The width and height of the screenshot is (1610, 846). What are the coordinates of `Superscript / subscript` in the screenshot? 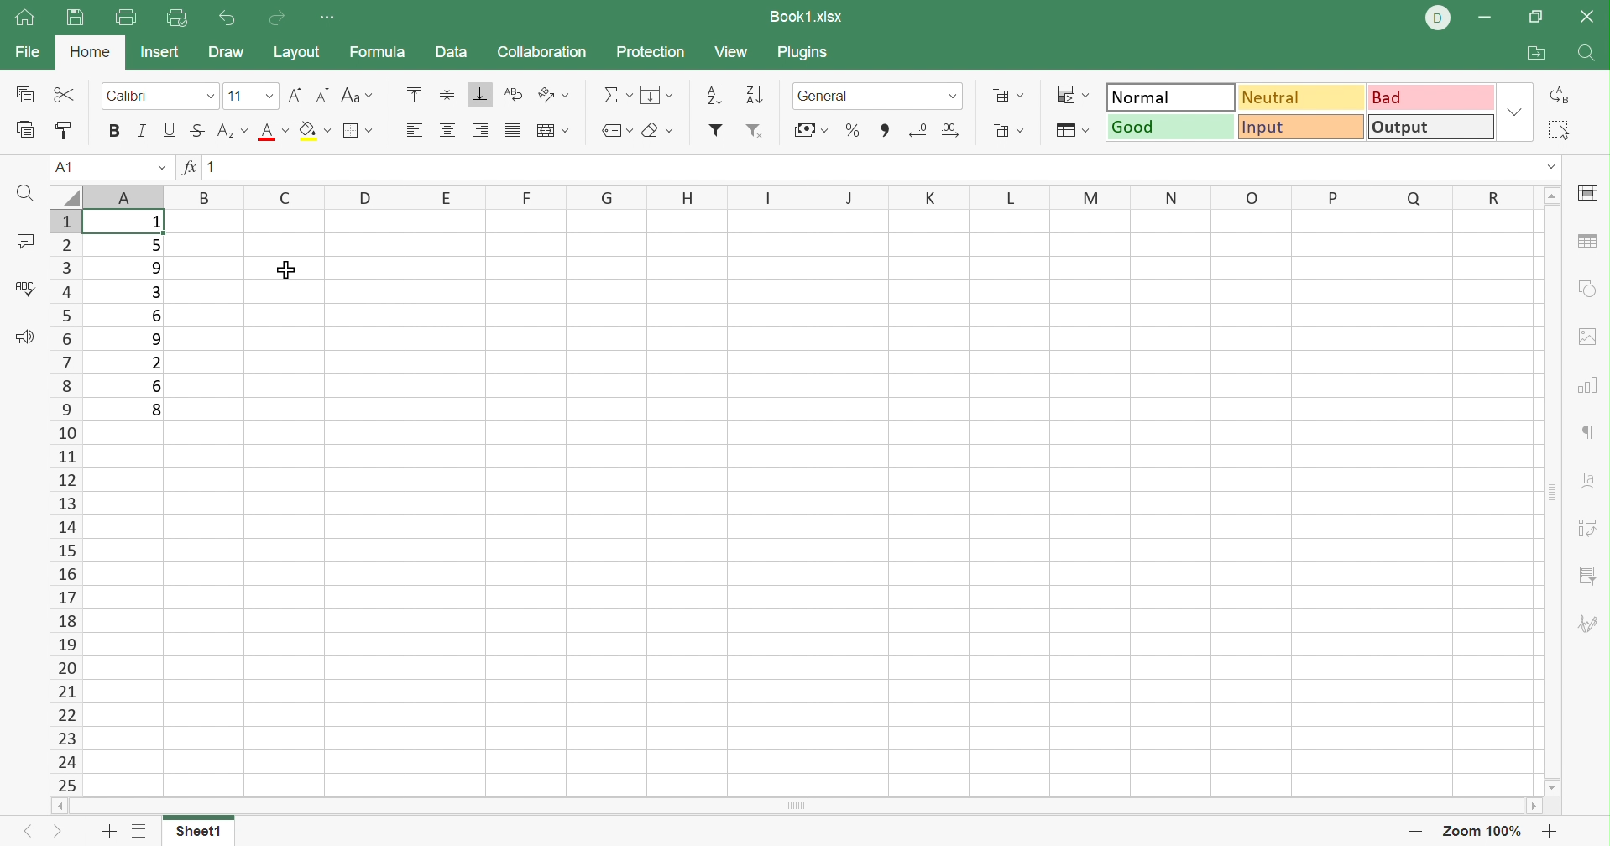 It's located at (232, 131).